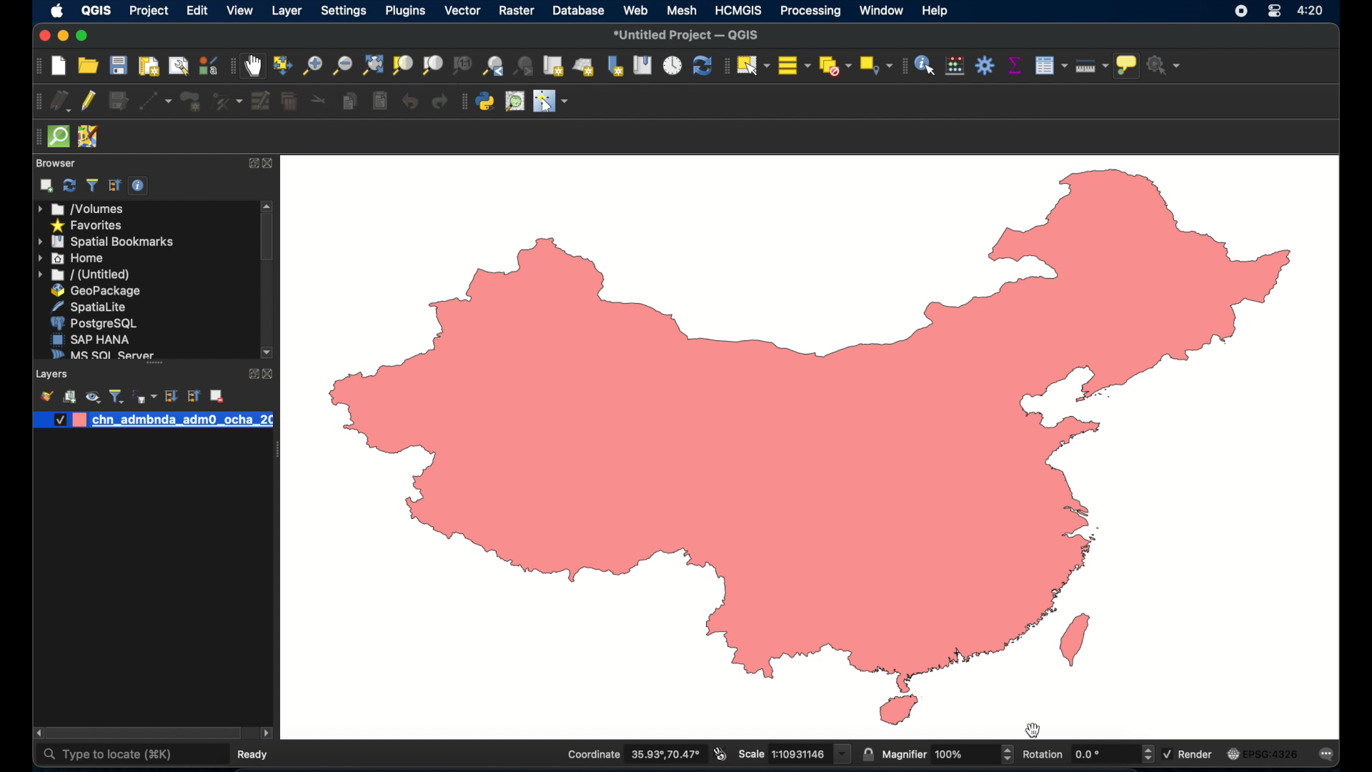 The height and width of the screenshot is (772, 1372). Describe the element at coordinates (551, 101) in the screenshot. I see `switched mouse to configurable pointer` at that location.